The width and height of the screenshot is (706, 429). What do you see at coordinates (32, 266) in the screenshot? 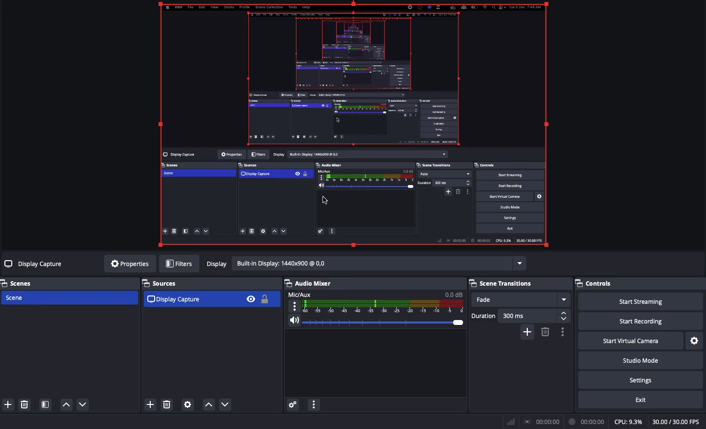
I see `Display capture` at bounding box center [32, 266].